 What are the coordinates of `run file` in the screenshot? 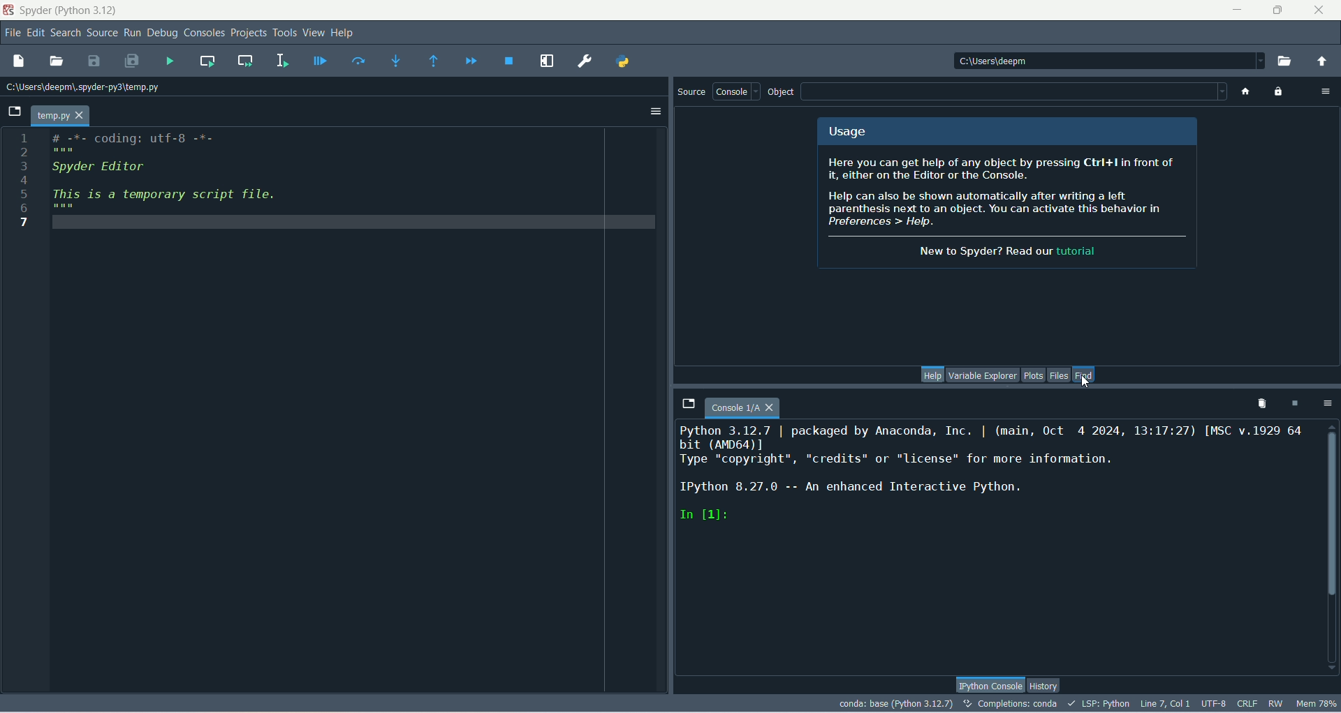 It's located at (172, 61).